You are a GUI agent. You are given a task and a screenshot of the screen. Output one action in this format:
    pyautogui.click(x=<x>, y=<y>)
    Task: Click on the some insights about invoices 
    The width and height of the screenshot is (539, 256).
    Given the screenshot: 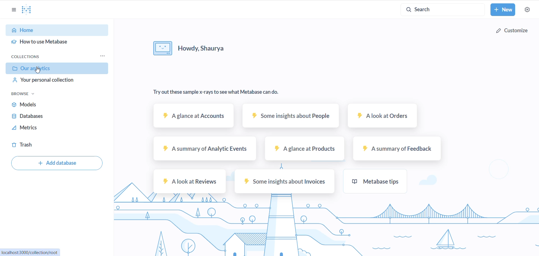 What is the action you would take?
    pyautogui.click(x=282, y=182)
    